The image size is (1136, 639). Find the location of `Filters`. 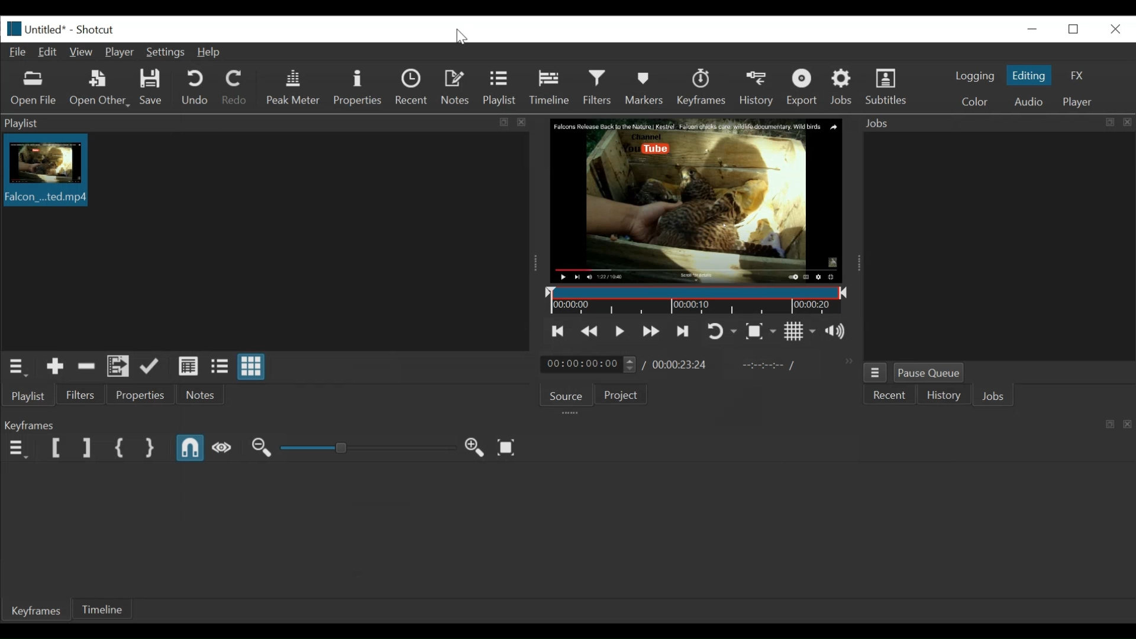

Filters is located at coordinates (84, 395).